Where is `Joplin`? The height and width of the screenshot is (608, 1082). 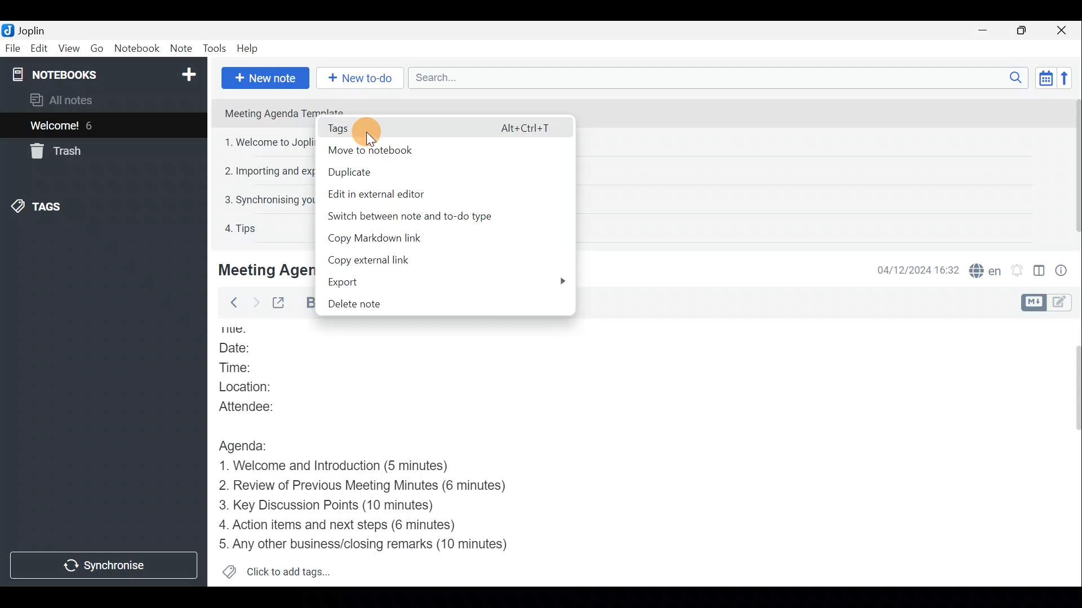 Joplin is located at coordinates (31, 30).